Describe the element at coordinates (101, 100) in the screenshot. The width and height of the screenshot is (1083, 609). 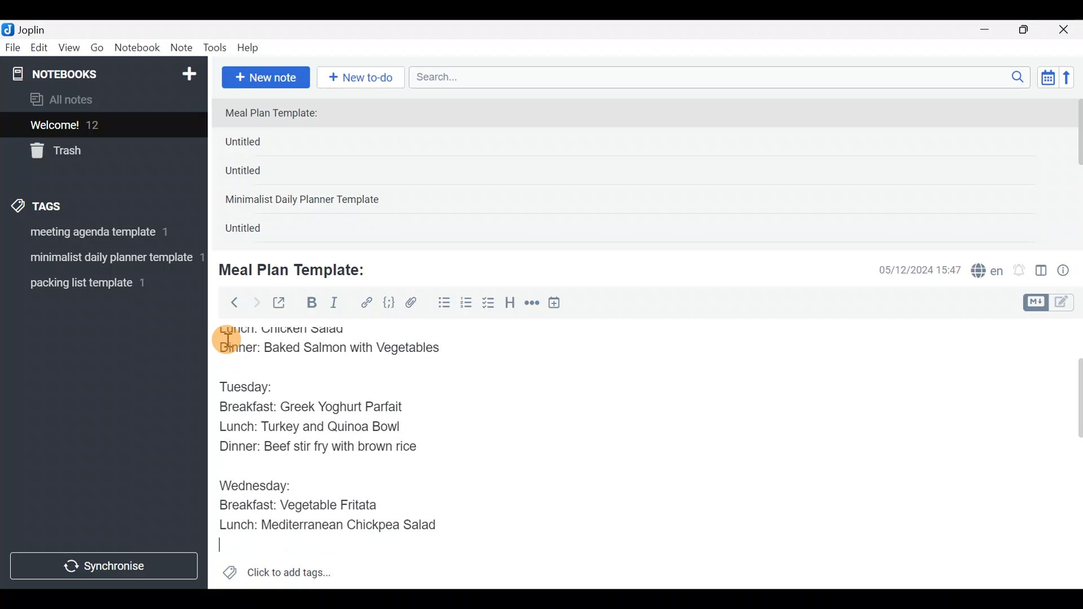
I see `All notes` at that location.